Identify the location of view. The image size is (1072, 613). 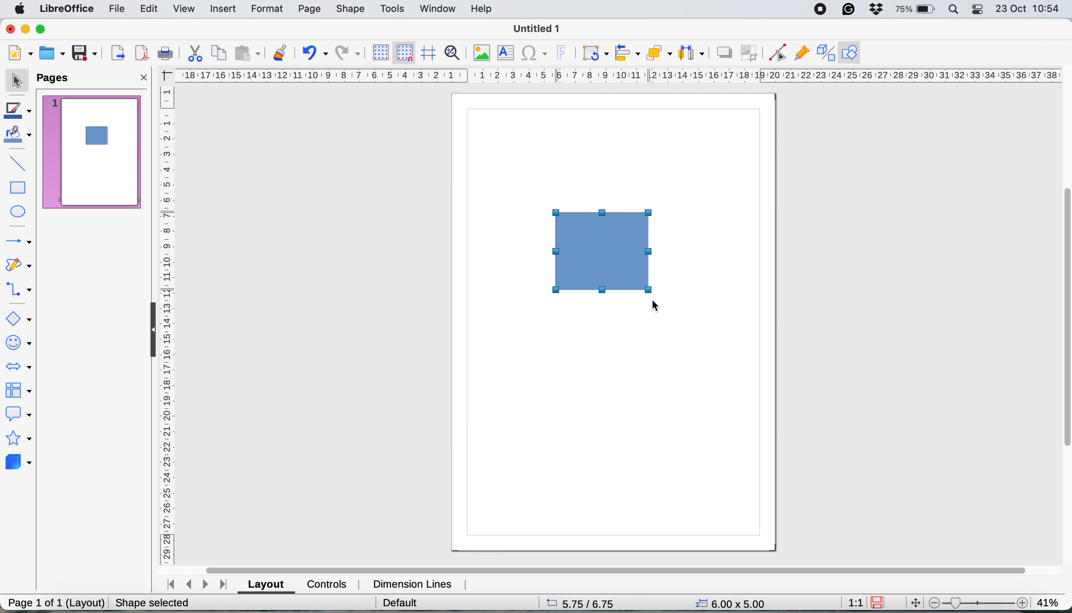
(185, 10).